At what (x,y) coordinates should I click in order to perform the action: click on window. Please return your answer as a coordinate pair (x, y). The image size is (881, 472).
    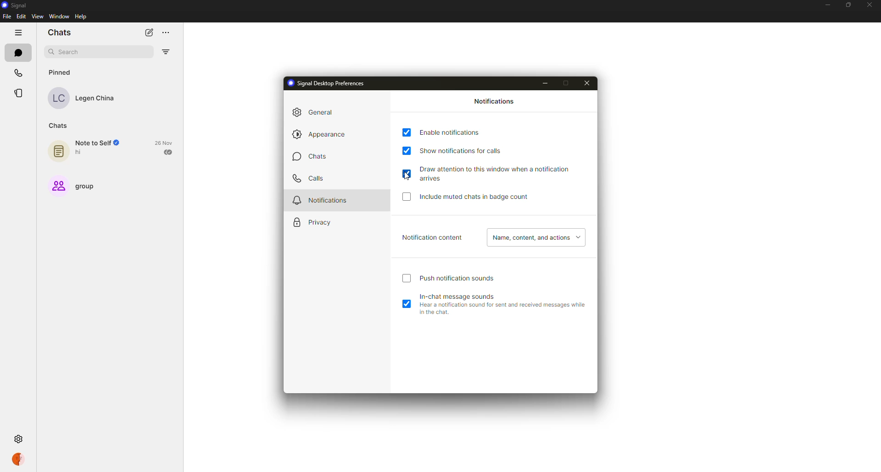
    Looking at the image, I should click on (56, 17).